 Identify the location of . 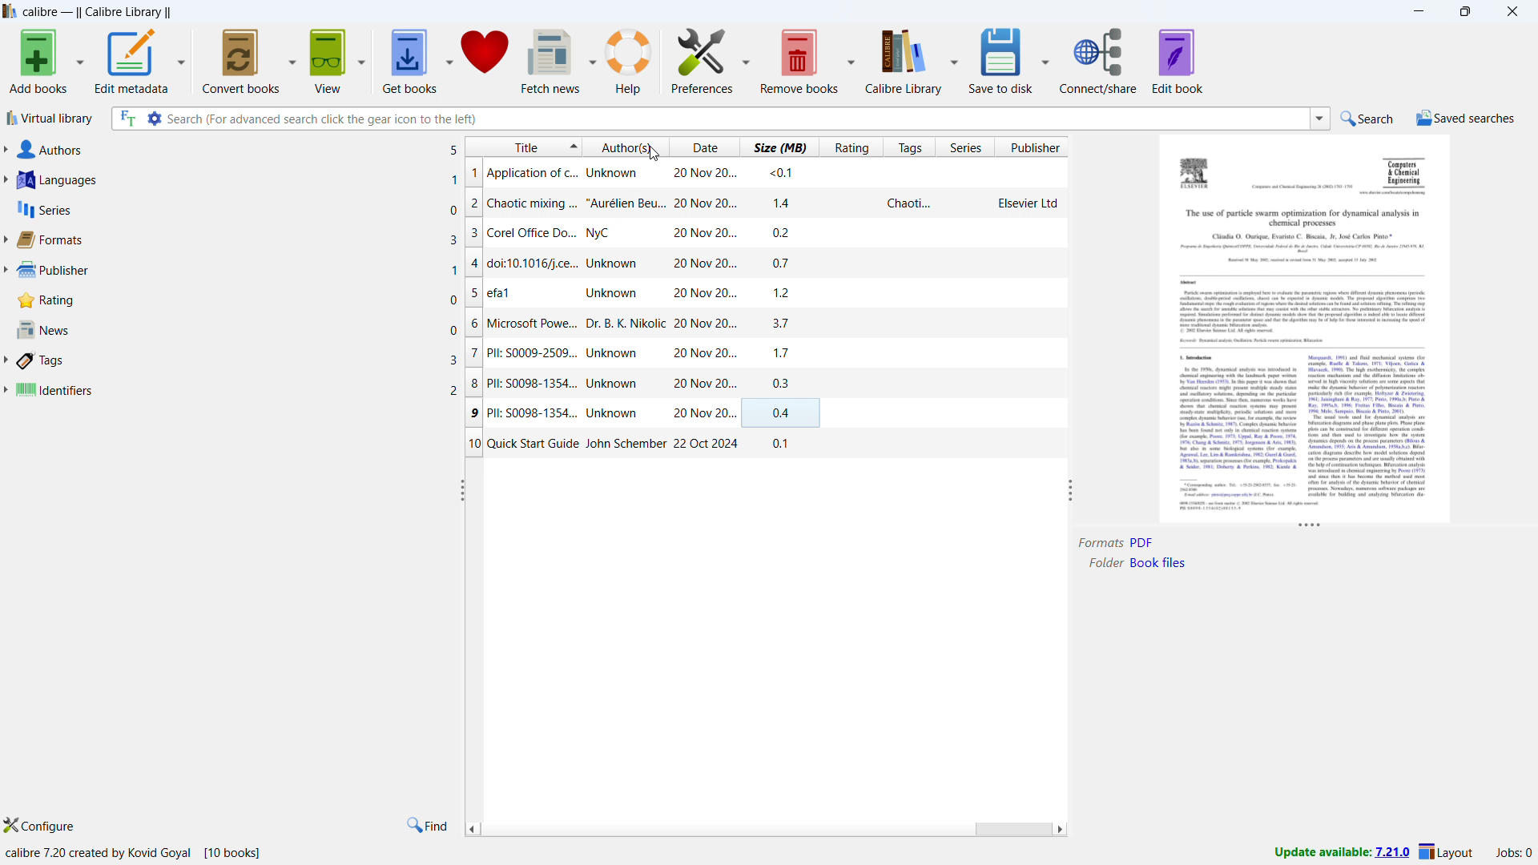
(1306, 257).